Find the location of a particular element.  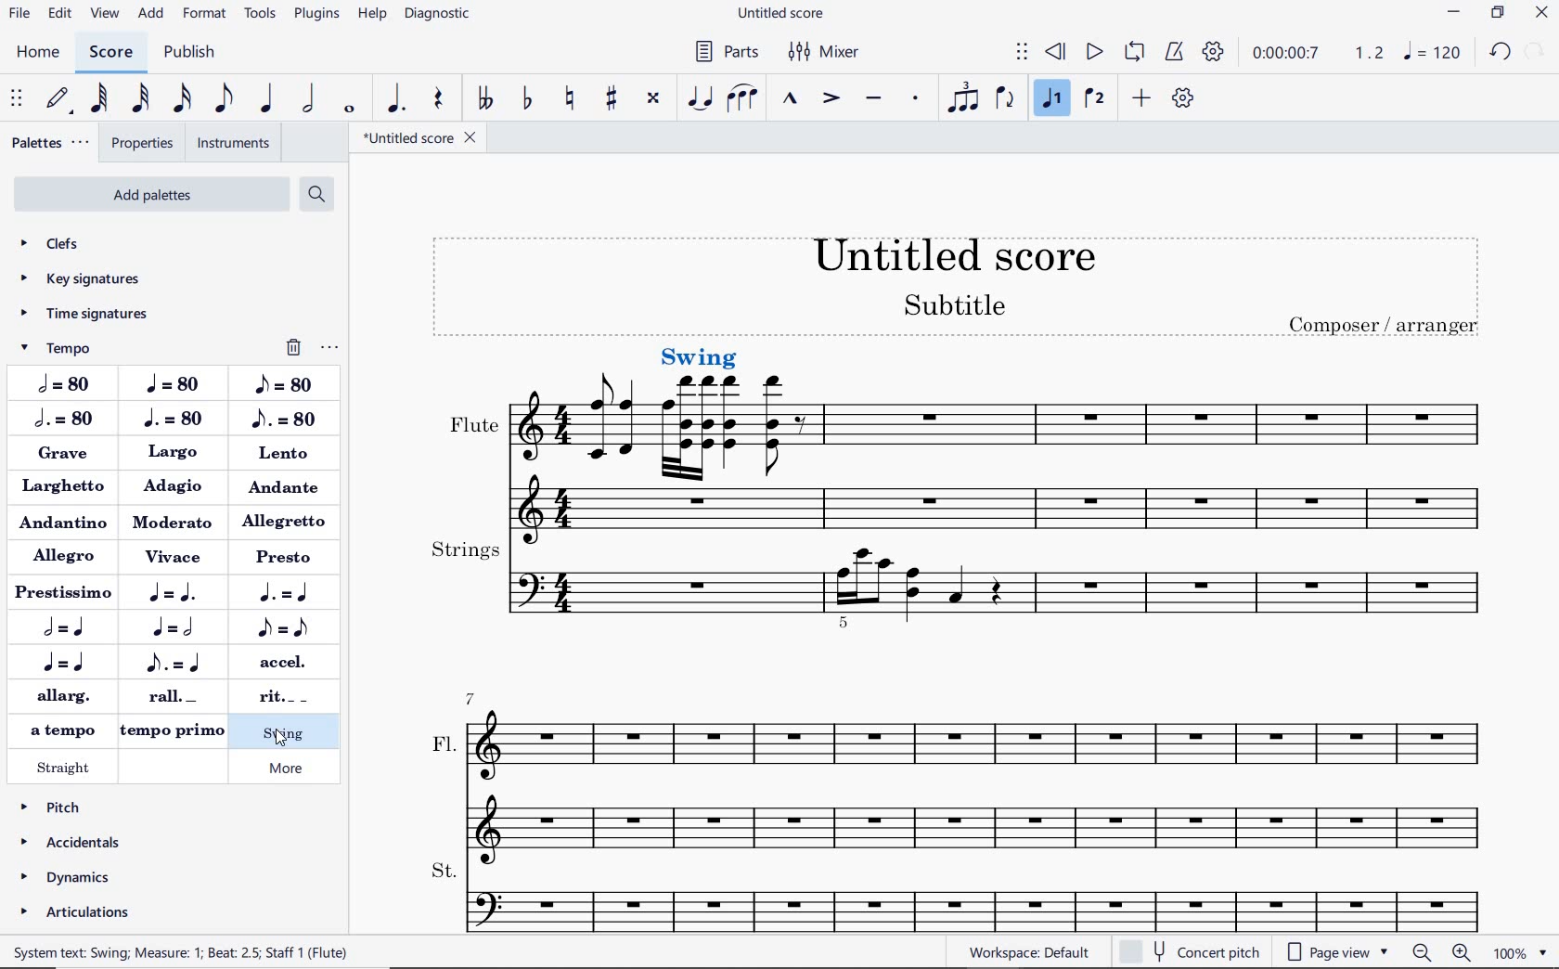

METRIC MODULATION: EIGHTH NOTE is located at coordinates (281, 627).